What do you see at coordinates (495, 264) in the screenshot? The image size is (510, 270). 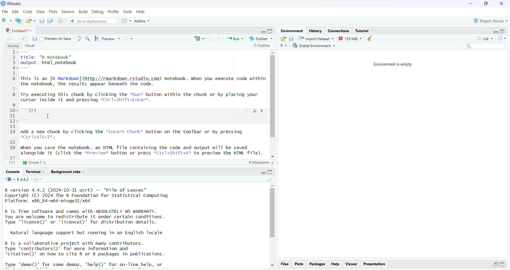 I see `expand` at bounding box center [495, 264].